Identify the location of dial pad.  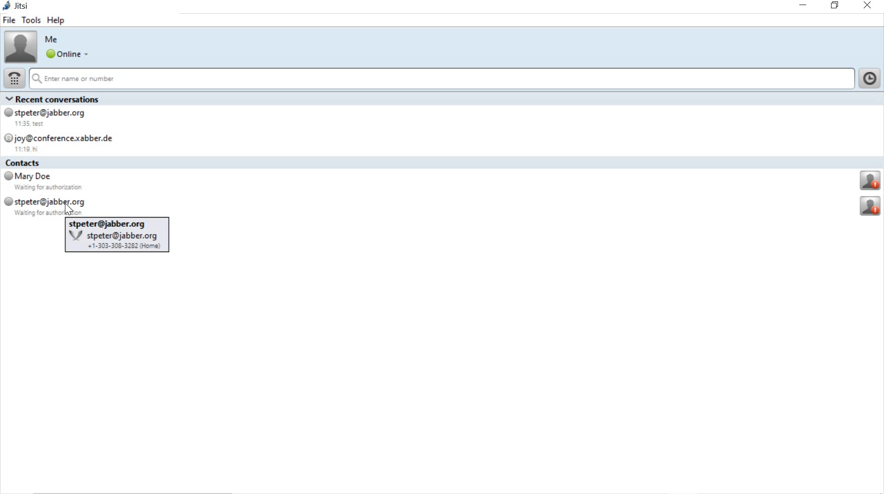
(14, 77).